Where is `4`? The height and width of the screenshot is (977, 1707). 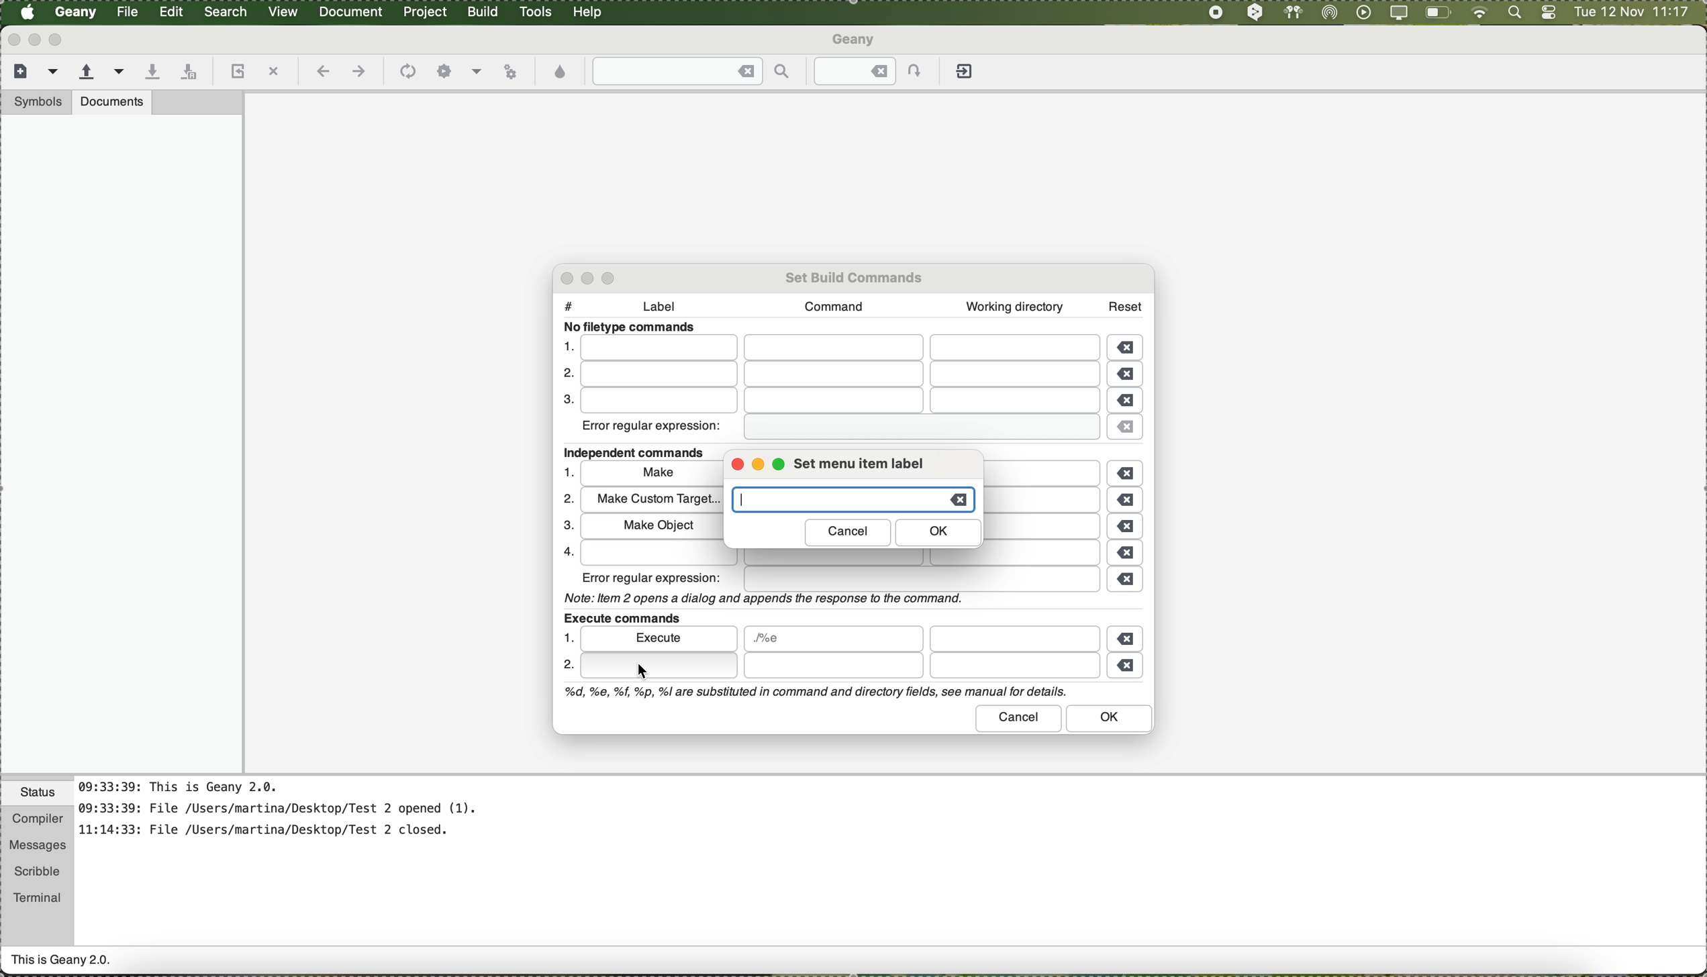 4 is located at coordinates (565, 551).